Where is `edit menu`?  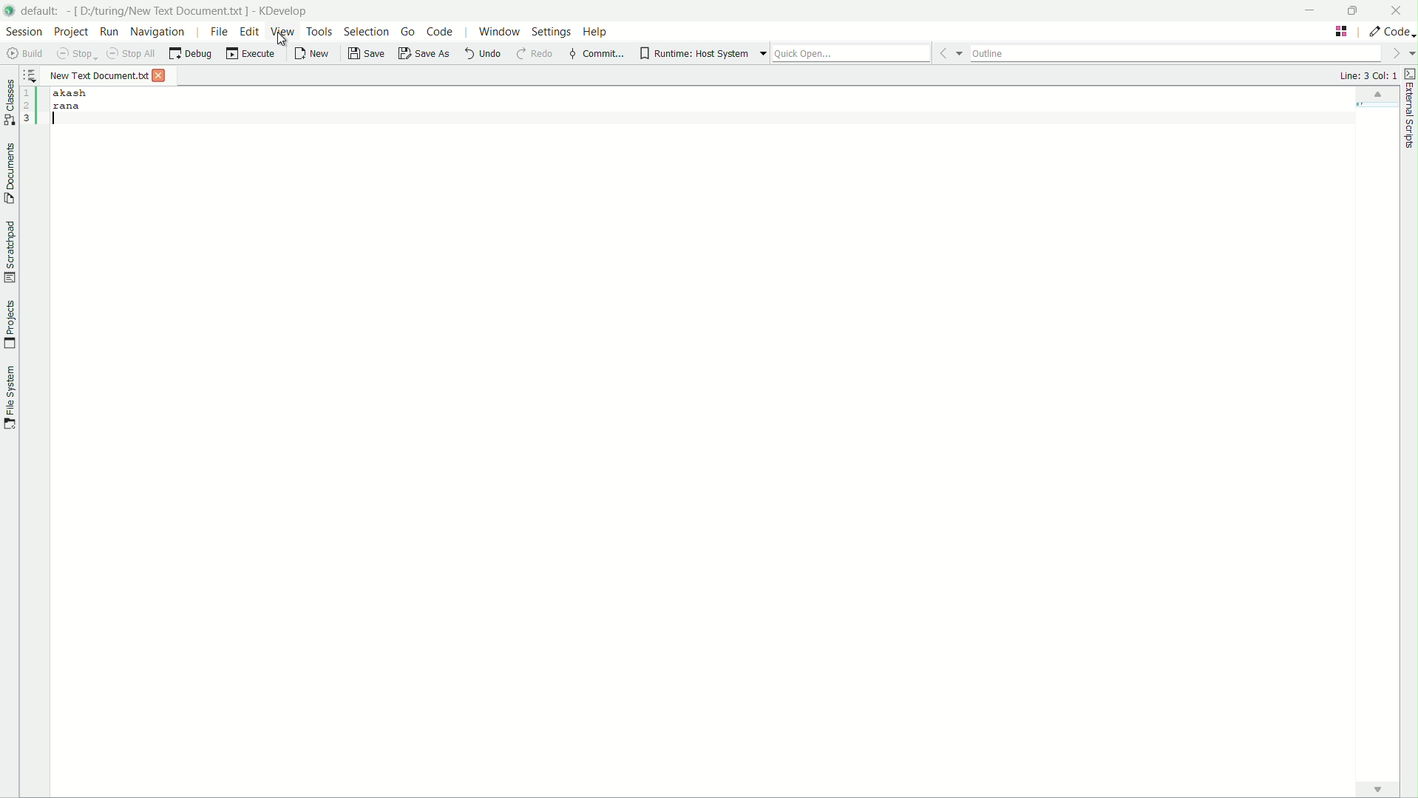 edit menu is located at coordinates (250, 32).